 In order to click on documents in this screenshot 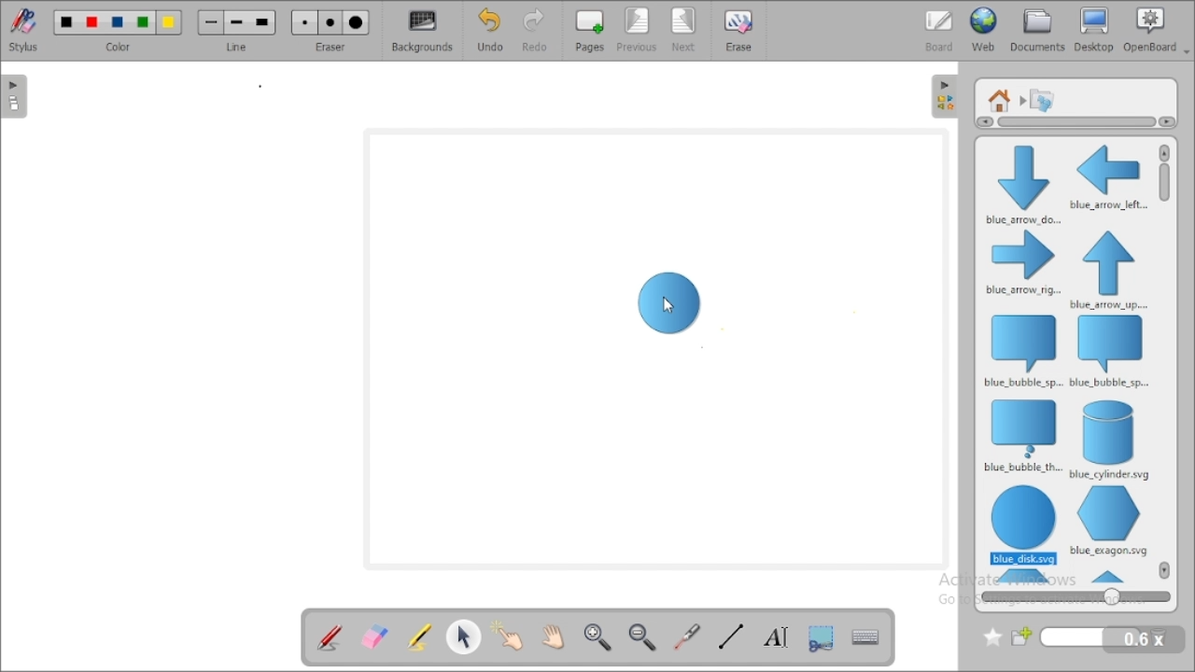, I will do `click(1038, 30)`.